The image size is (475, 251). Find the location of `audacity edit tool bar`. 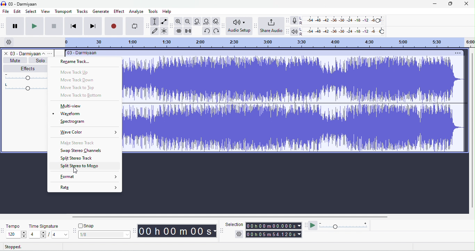

audacity edit tool bar is located at coordinates (172, 26).